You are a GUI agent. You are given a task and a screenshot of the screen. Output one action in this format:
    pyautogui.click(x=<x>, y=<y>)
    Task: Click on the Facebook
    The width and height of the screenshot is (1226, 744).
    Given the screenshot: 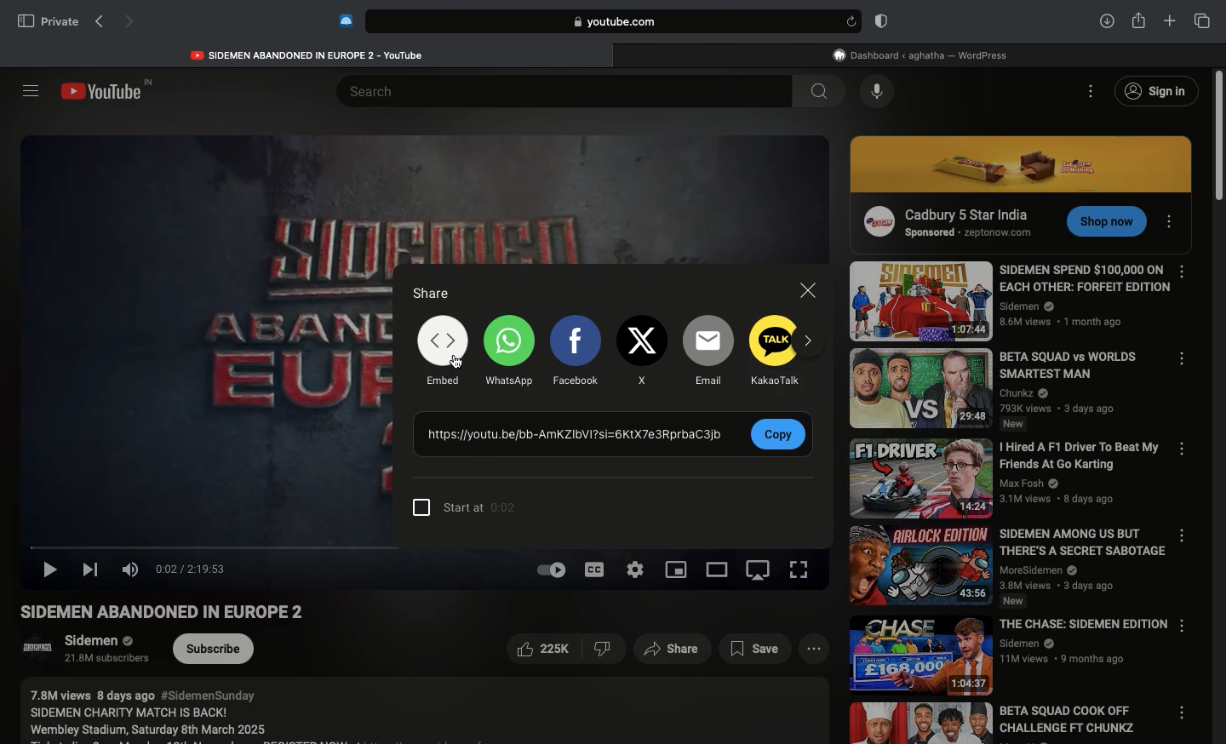 What is the action you would take?
    pyautogui.click(x=575, y=350)
    